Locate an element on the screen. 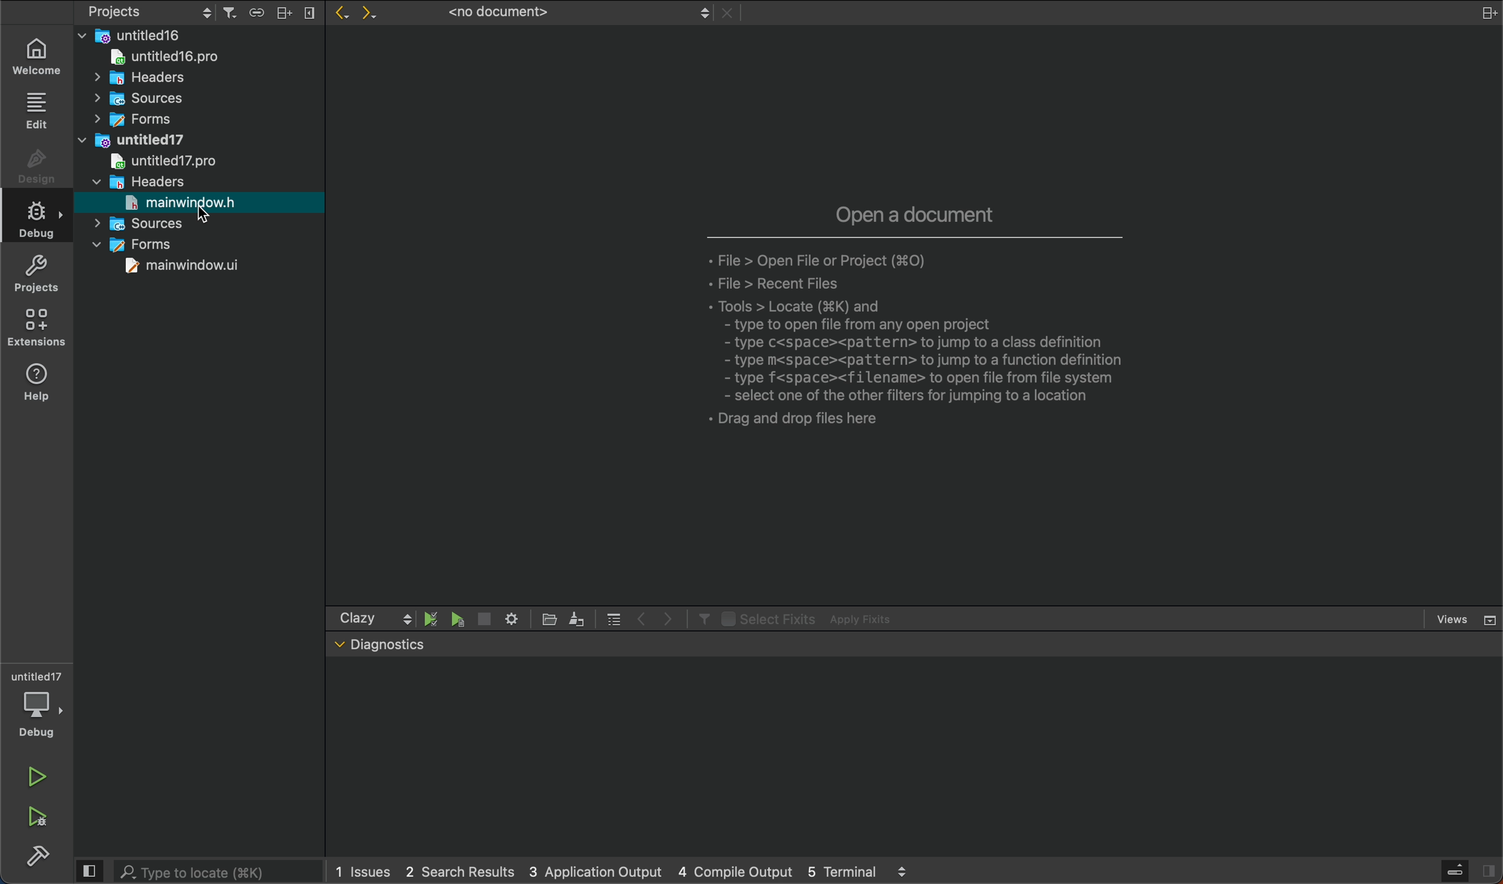 Image resolution: width=1503 pixels, height=884 pixels. split tab is located at coordinates (1480, 12).